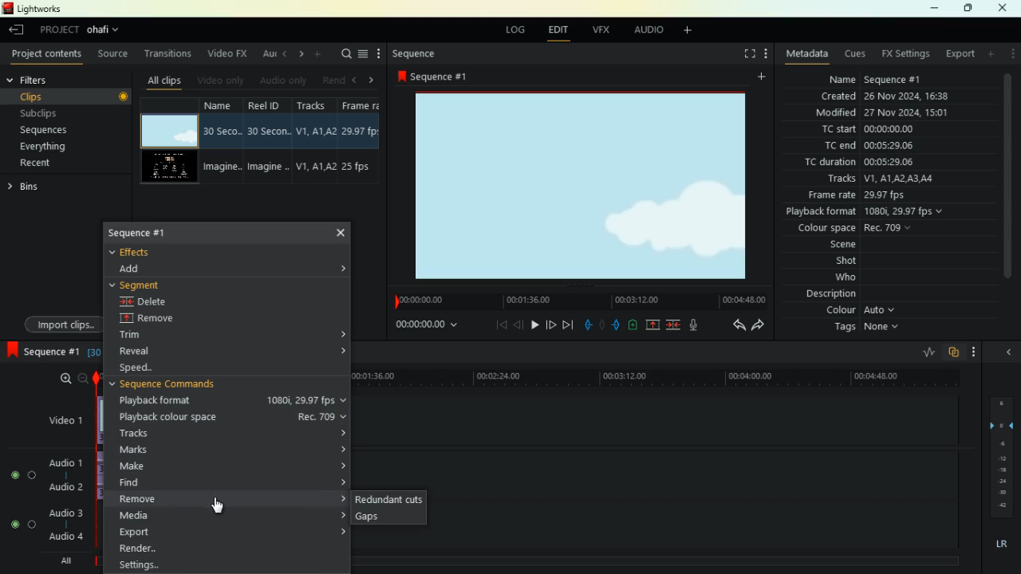 This screenshot has height=574, width=1021. I want to click on audio 2, so click(65, 490).